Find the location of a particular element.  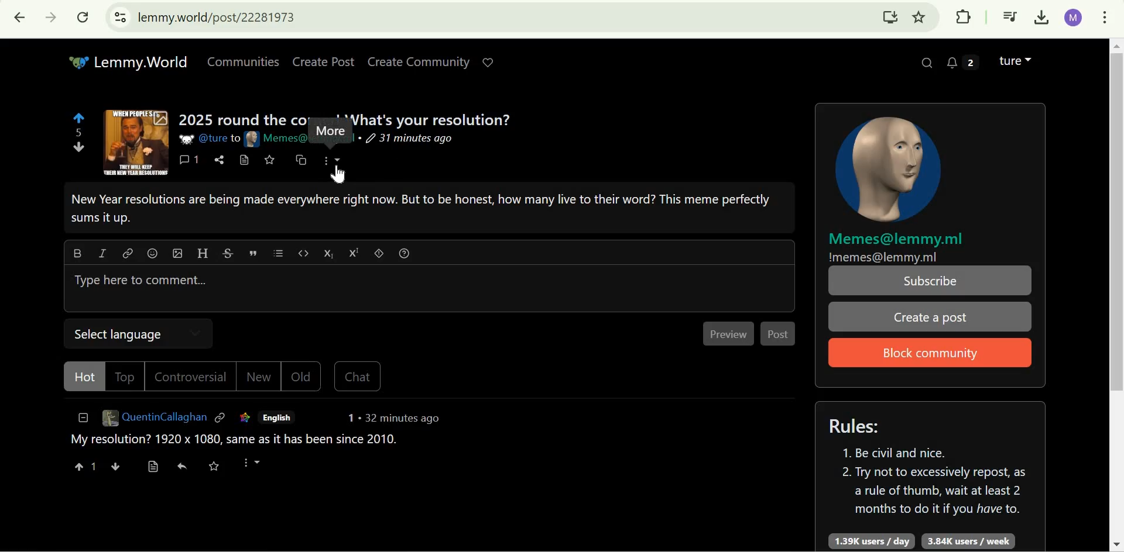

New Year resolutions are being made everywhere right now. But to be honest, how many live to their word? This meme perfectly
sums it up. is located at coordinates (420, 209).